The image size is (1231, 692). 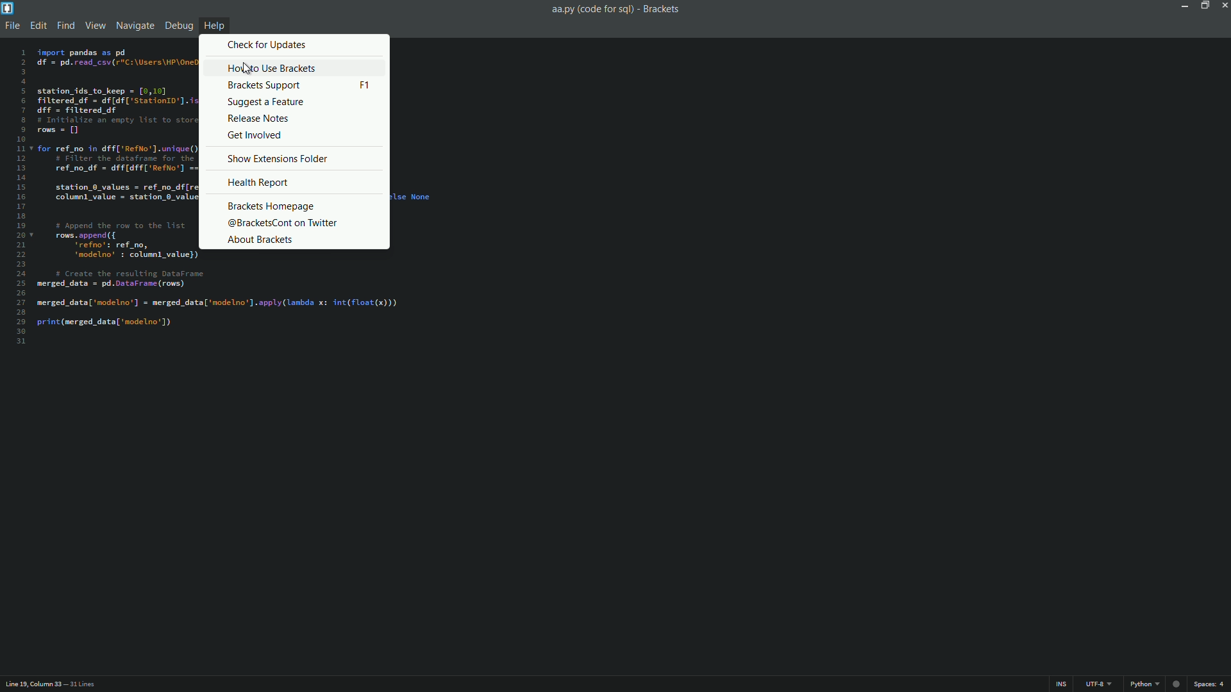 What do you see at coordinates (65, 26) in the screenshot?
I see `find menu` at bounding box center [65, 26].